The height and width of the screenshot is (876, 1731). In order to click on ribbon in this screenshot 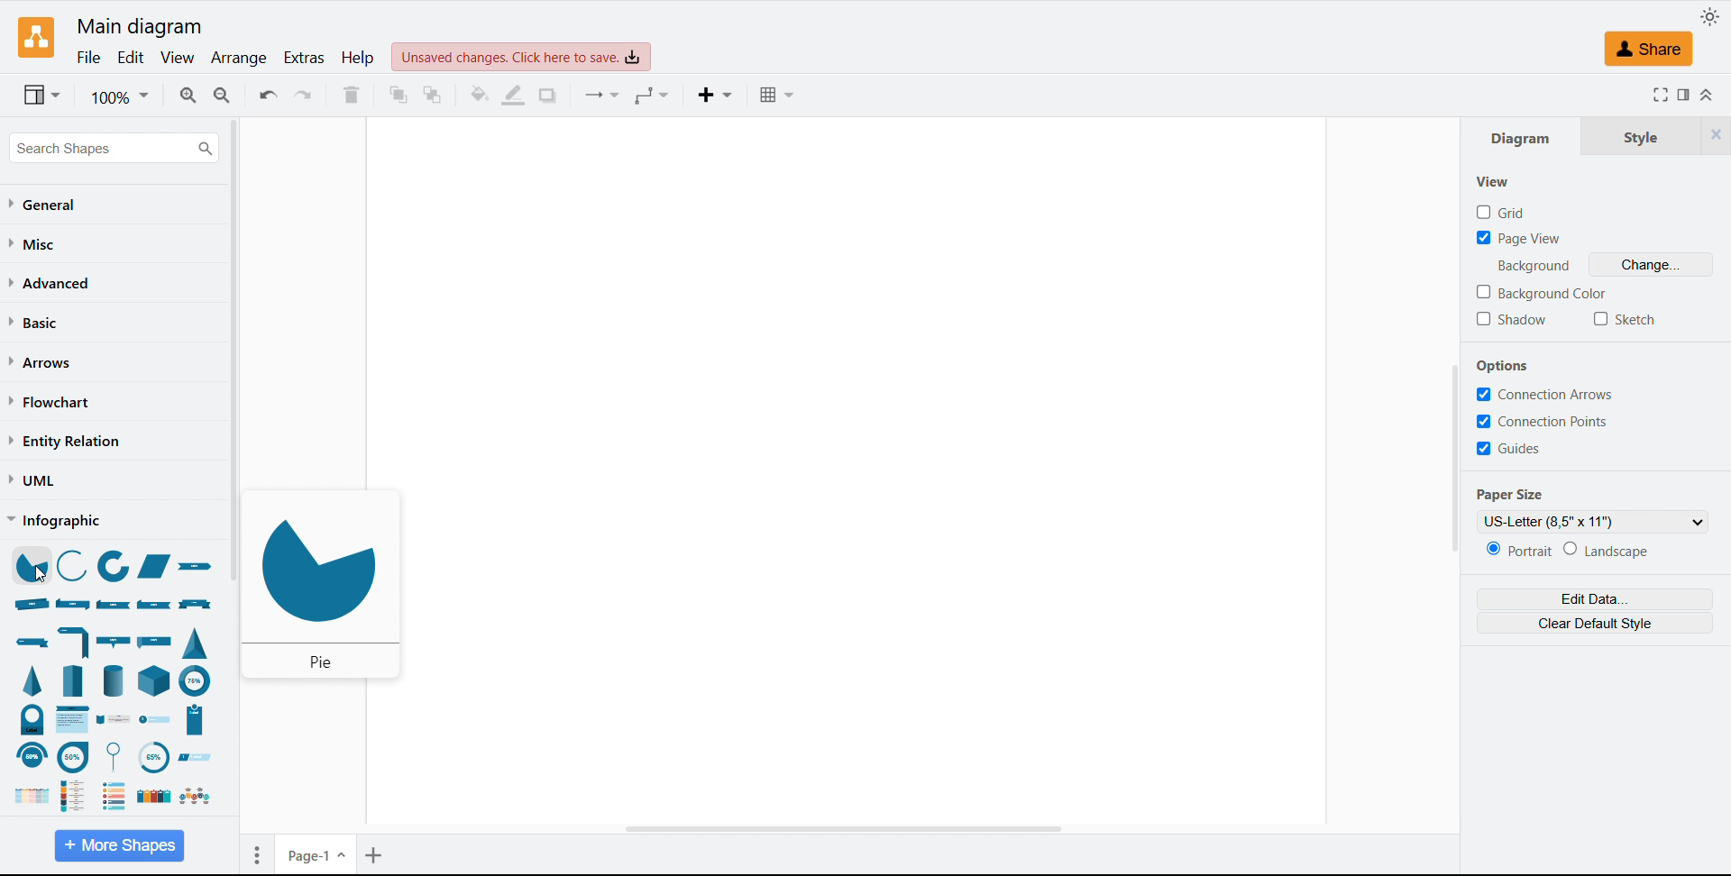, I will do `click(199, 567)`.